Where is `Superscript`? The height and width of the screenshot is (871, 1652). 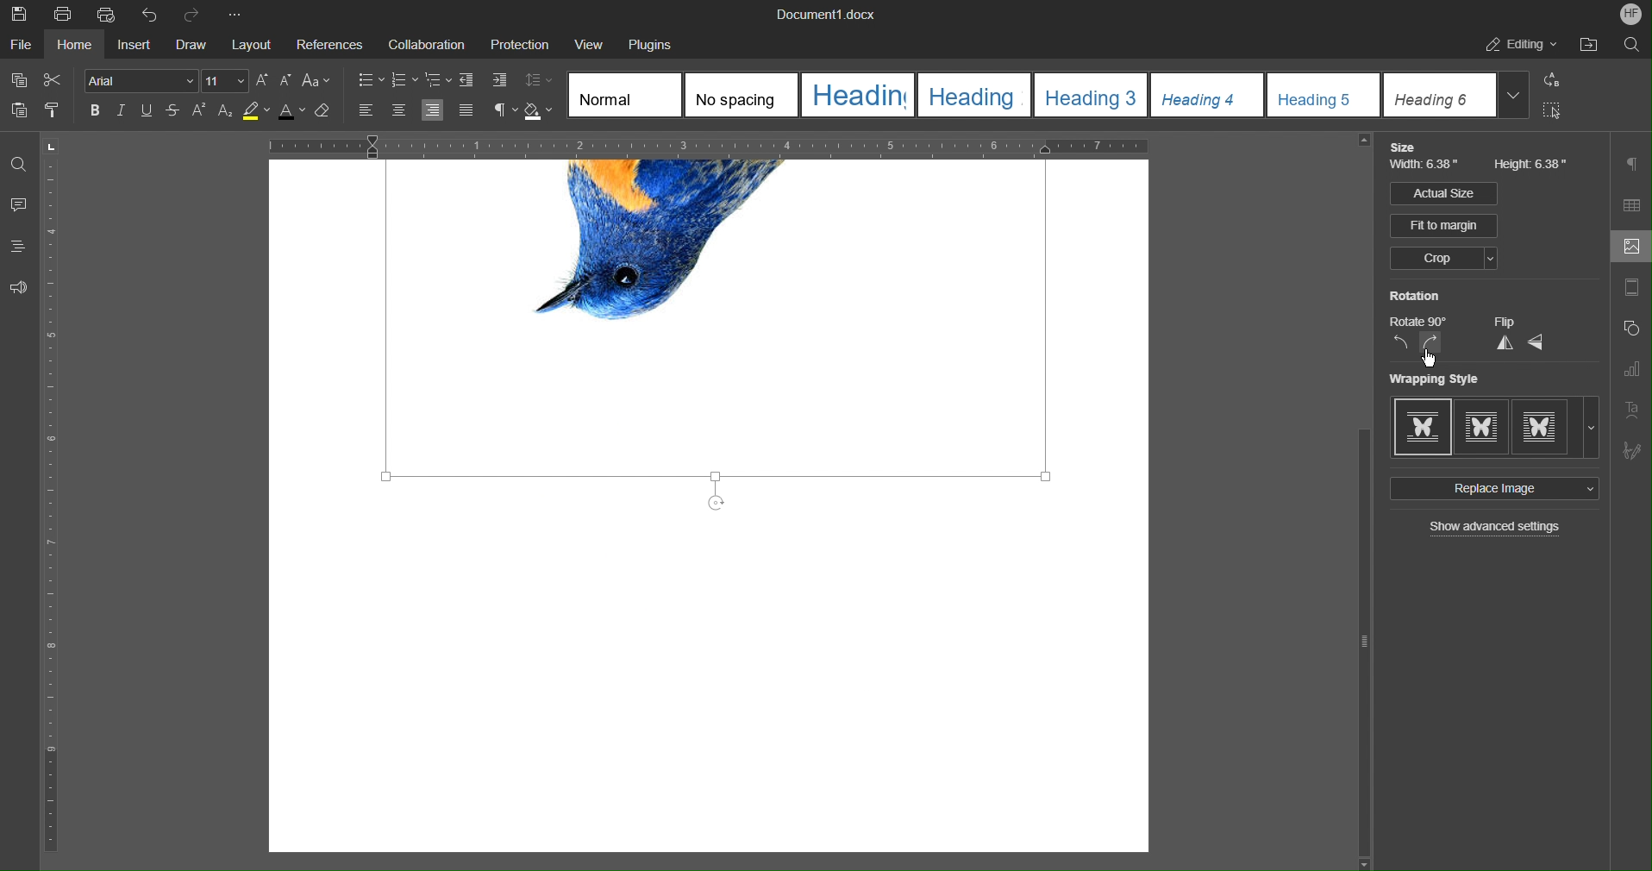 Superscript is located at coordinates (200, 112).